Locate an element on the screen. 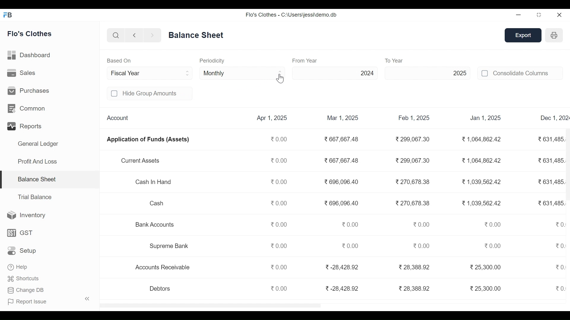  Consolidate Columns is located at coordinates (528, 73).